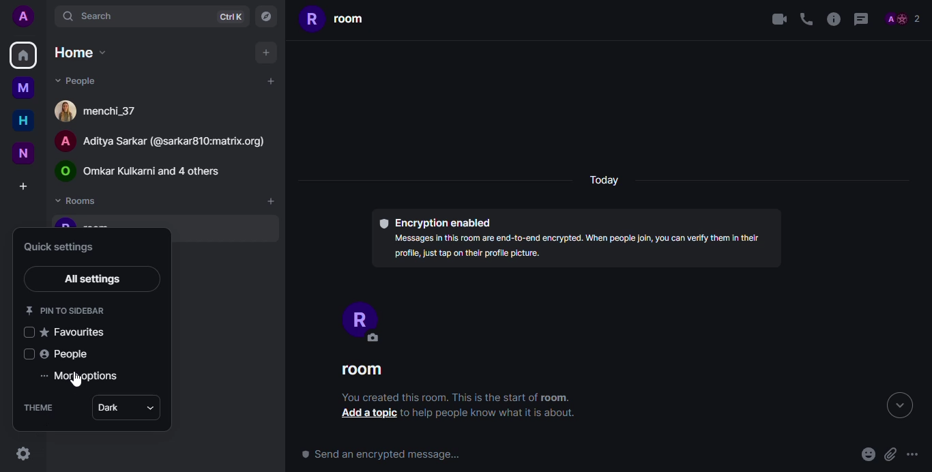  I want to click on people dropdown, so click(77, 81).